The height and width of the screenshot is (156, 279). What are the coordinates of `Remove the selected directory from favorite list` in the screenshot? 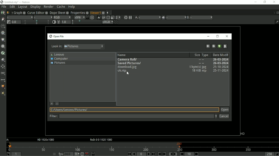 It's located at (57, 104).